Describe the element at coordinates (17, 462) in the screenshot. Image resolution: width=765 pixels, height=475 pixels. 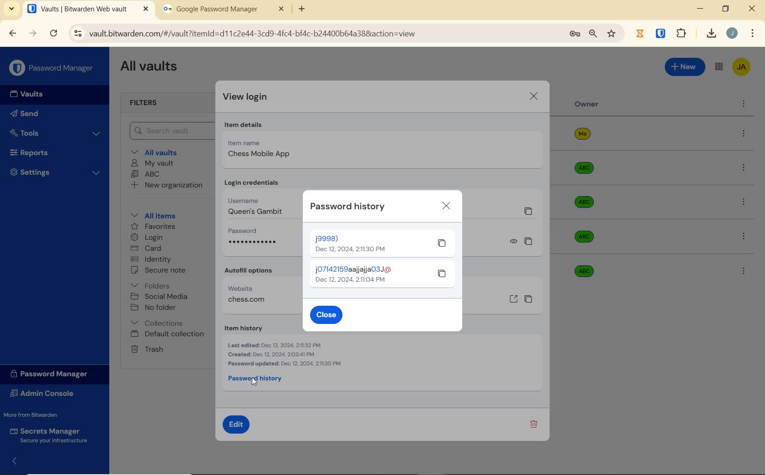
I see `expand/collapse` at that location.